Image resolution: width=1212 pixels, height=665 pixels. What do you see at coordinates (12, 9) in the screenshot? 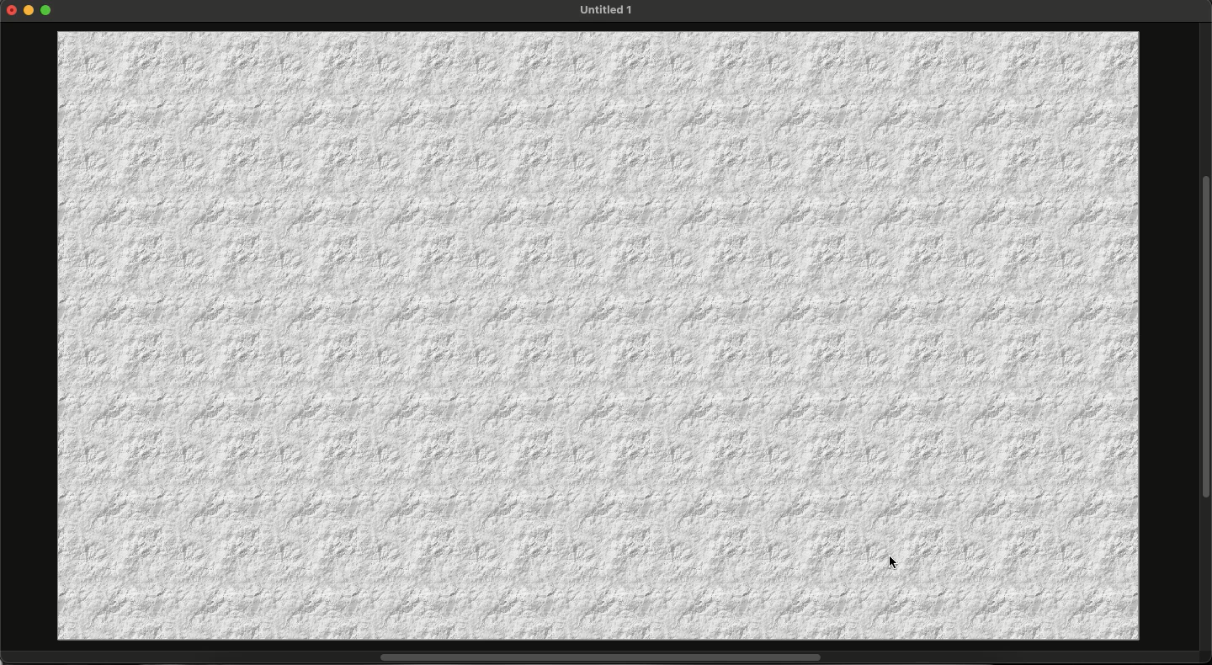
I see `Close` at bounding box center [12, 9].